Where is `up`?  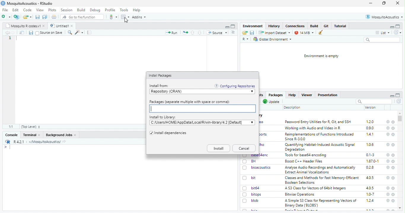 up is located at coordinates (193, 33).